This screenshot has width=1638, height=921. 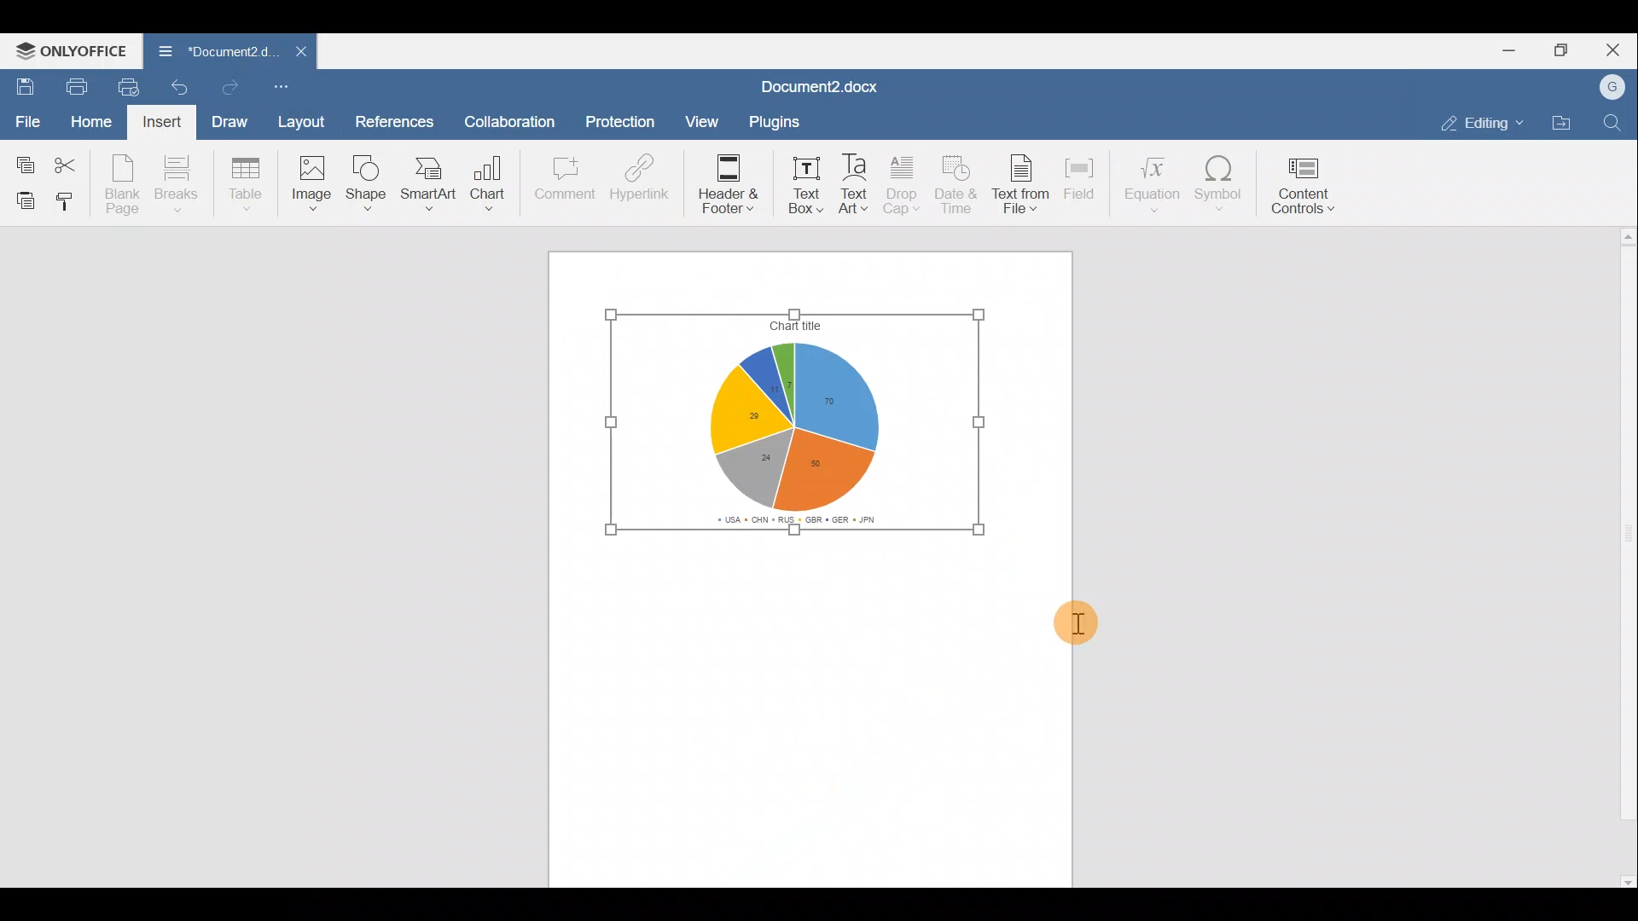 I want to click on Plugins, so click(x=774, y=122).